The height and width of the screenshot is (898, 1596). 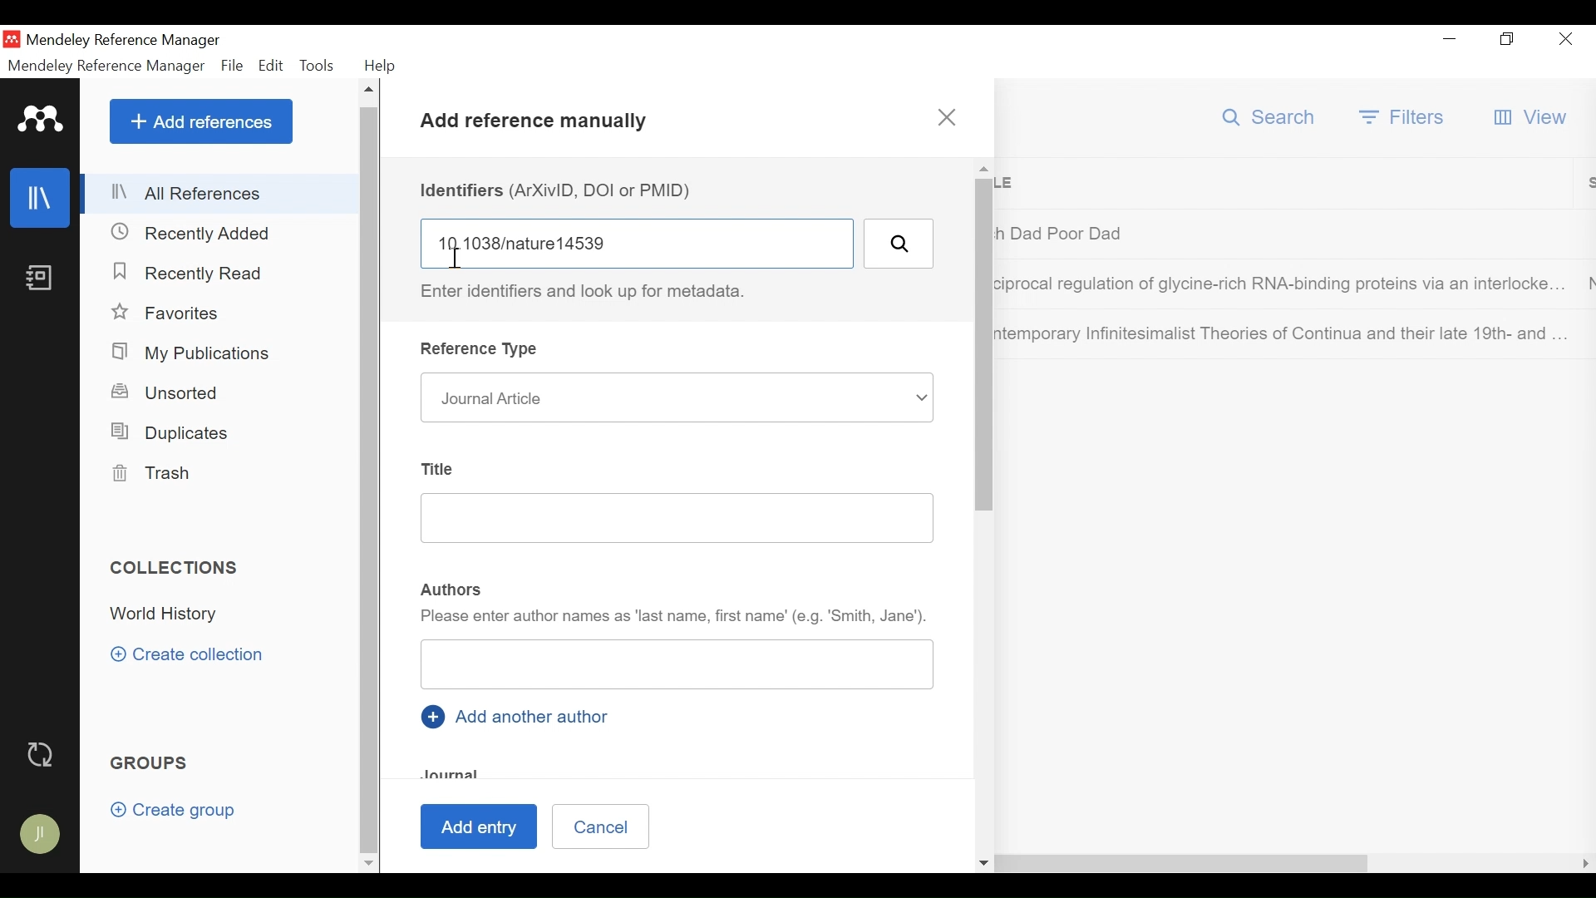 What do you see at coordinates (1283, 287) in the screenshot?
I see `Regulation of lysine rich RNA binding proteins via an interlocke` at bounding box center [1283, 287].